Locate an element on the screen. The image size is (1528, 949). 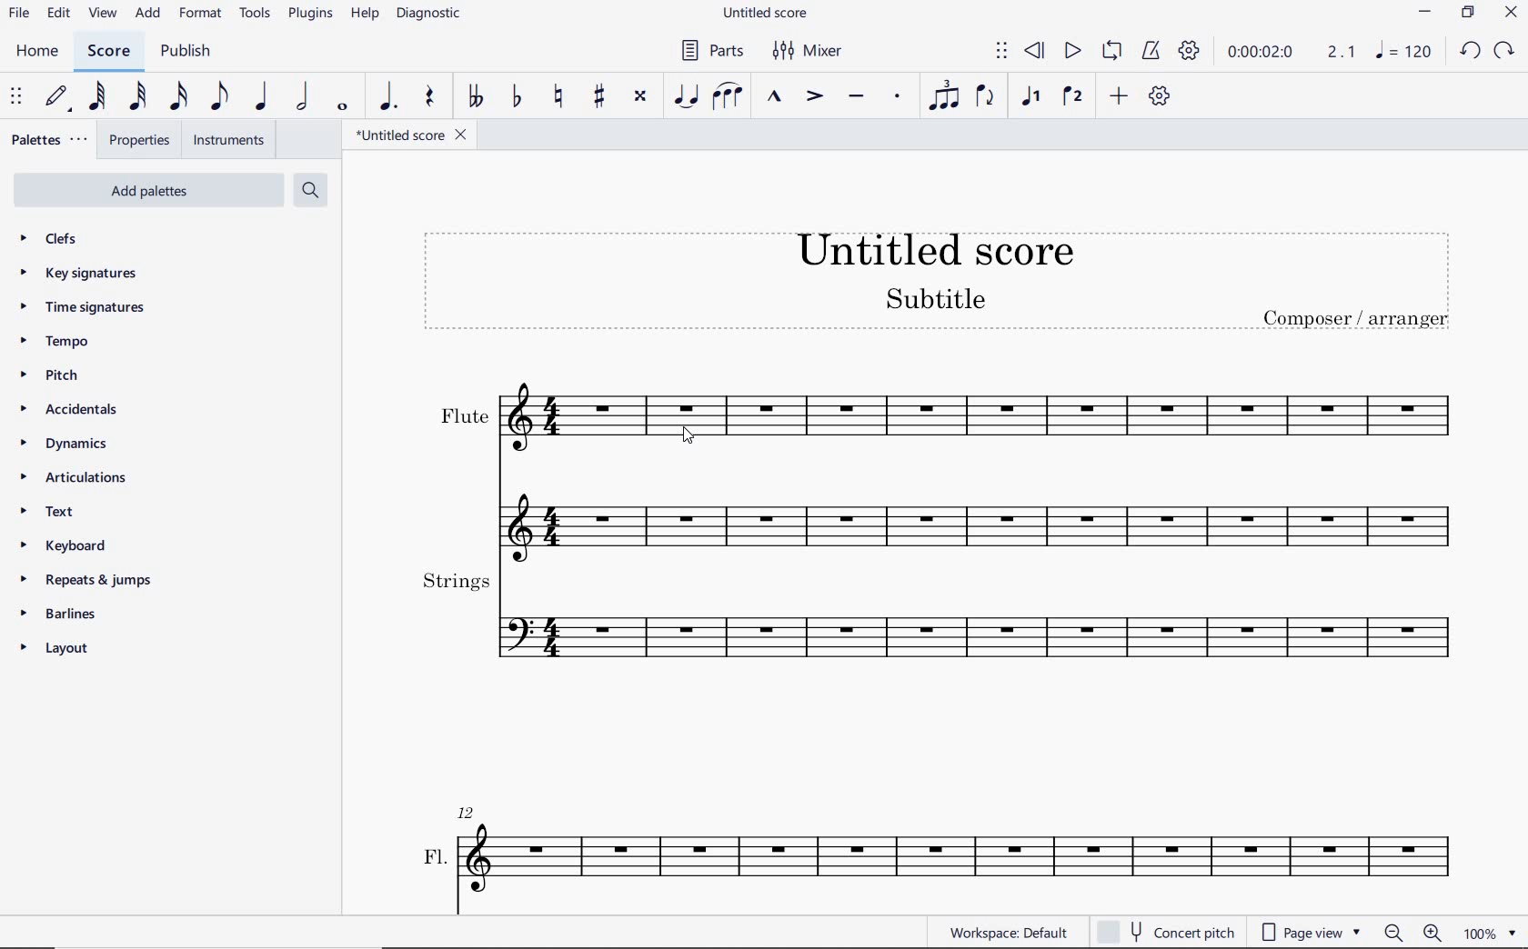
FILE NAME is located at coordinates (770, 14).